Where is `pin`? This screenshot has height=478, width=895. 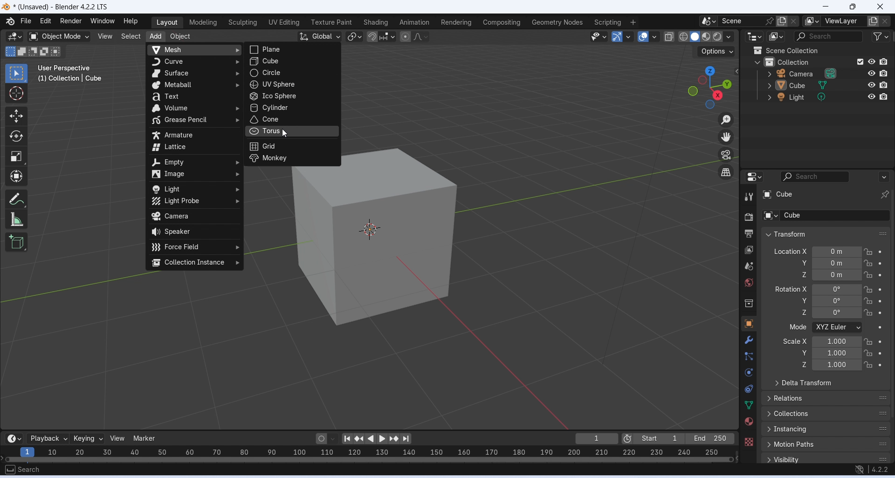
pin is located at coordinates (768, 21).